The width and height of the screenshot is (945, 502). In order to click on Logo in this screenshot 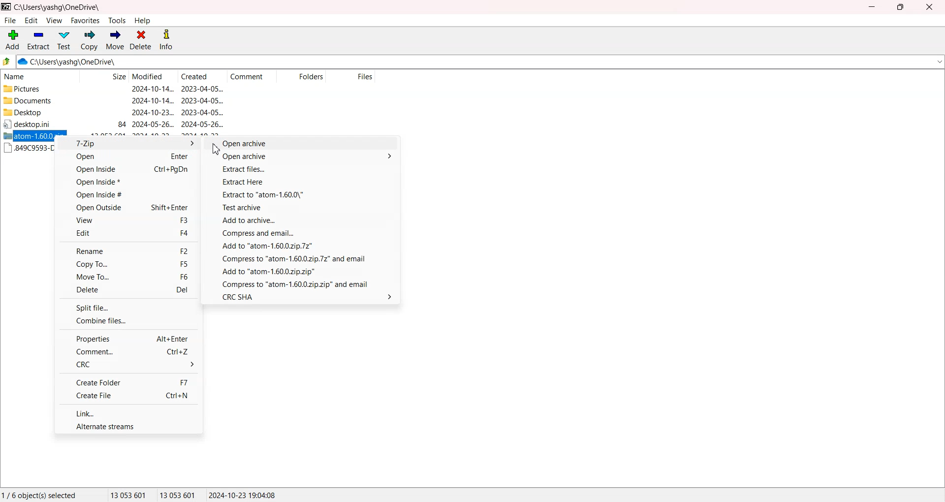, I will do `click(6, 6)`.